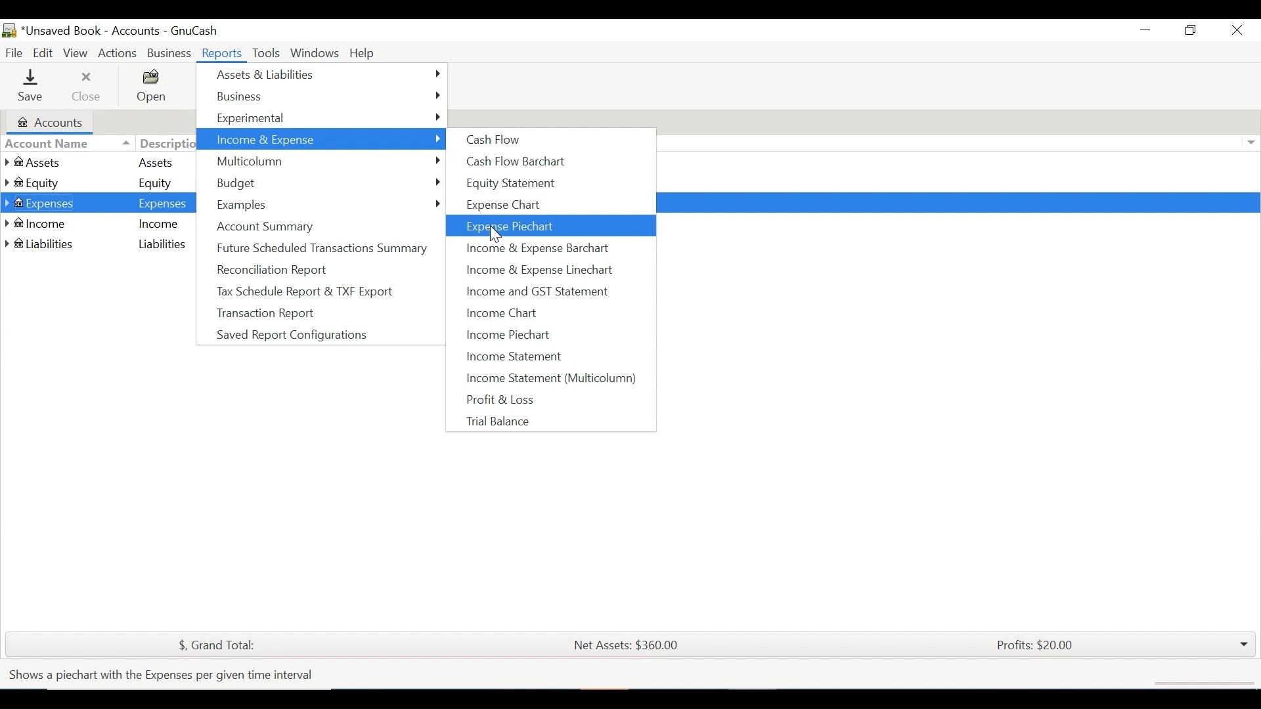 The image size is (1261, 709). I want to click on Export Piechart, so click(548, 225).